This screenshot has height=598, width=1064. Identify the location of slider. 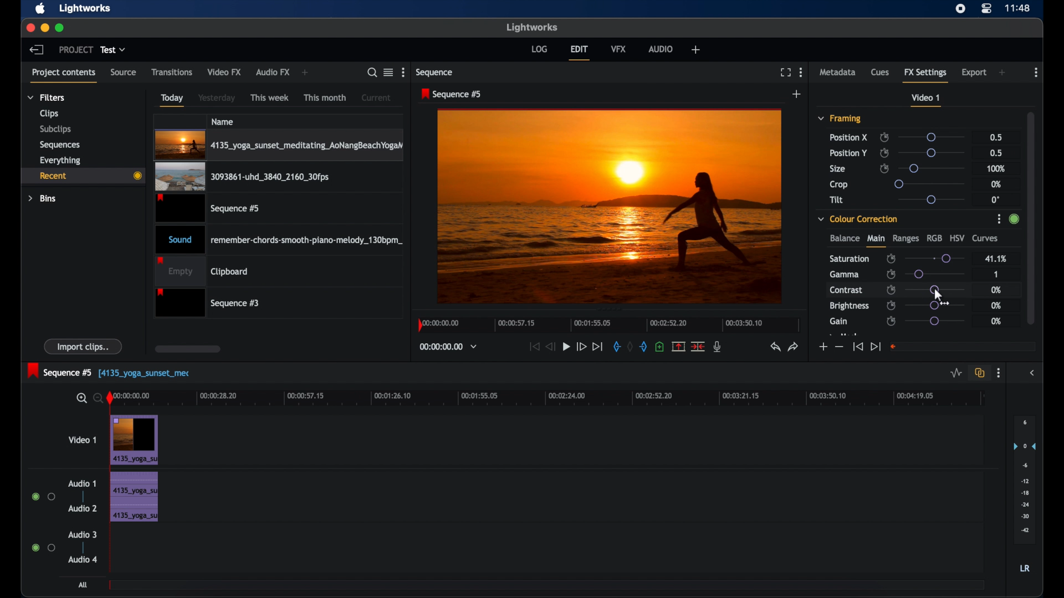
(930, 183).